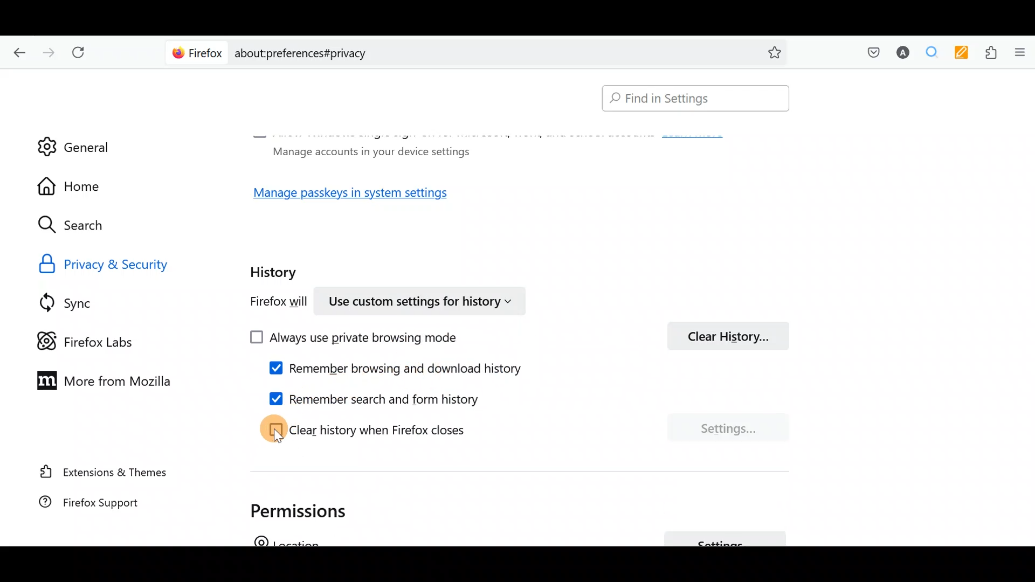 The width and height of the screenshot is (1035, 582). I want to click on Search bar, so click(691, 99).